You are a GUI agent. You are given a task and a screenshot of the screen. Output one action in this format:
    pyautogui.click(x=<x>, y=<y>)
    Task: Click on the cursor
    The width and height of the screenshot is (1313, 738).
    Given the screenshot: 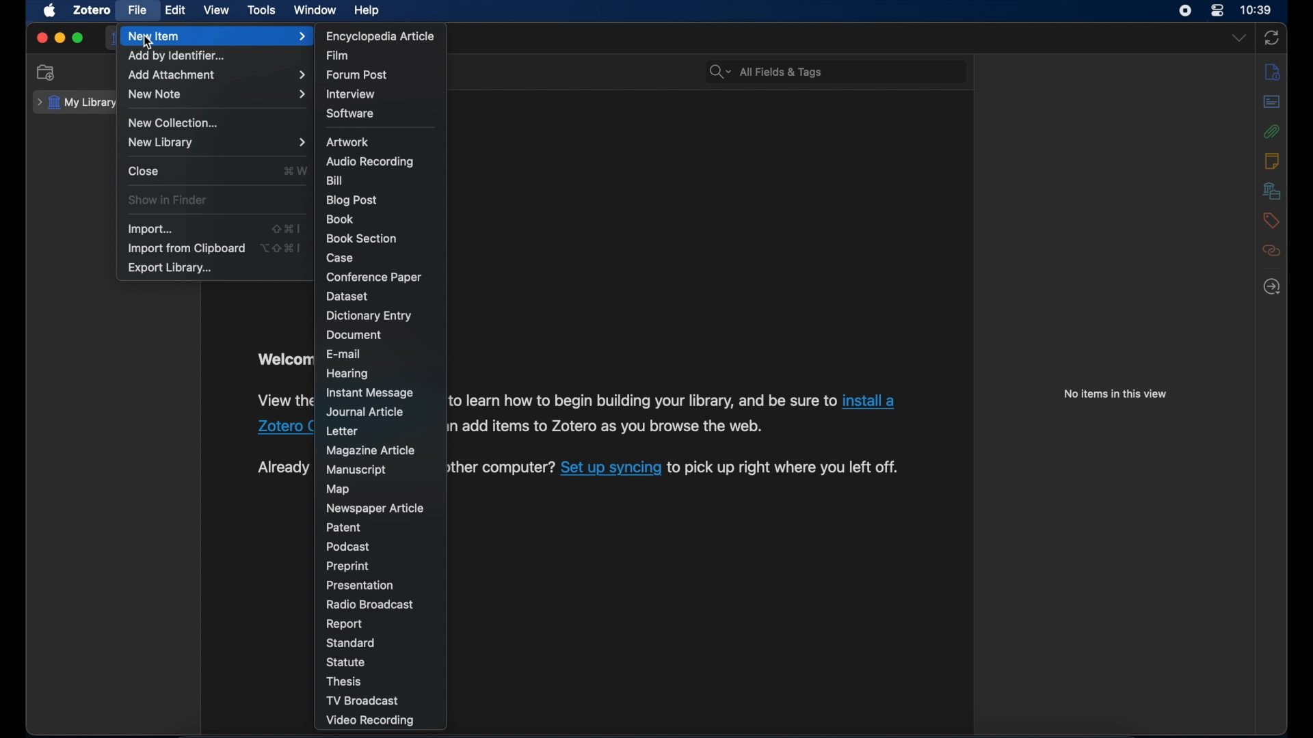 What is the action you would take?
    pyautogui.click(x=147, y=44)
    